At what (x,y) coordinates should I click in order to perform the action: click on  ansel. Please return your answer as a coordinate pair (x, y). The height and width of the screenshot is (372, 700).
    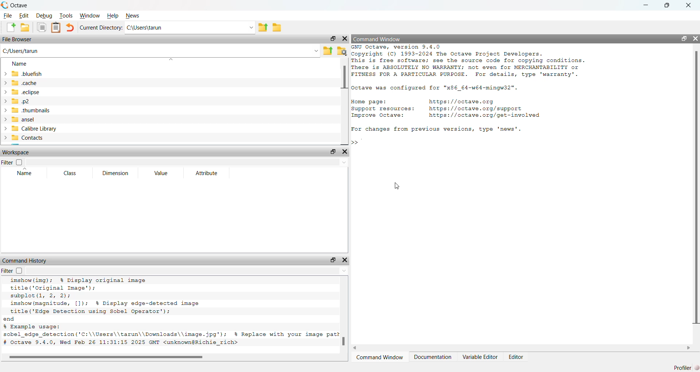
    Looking at the image, I should click on (22, 119).